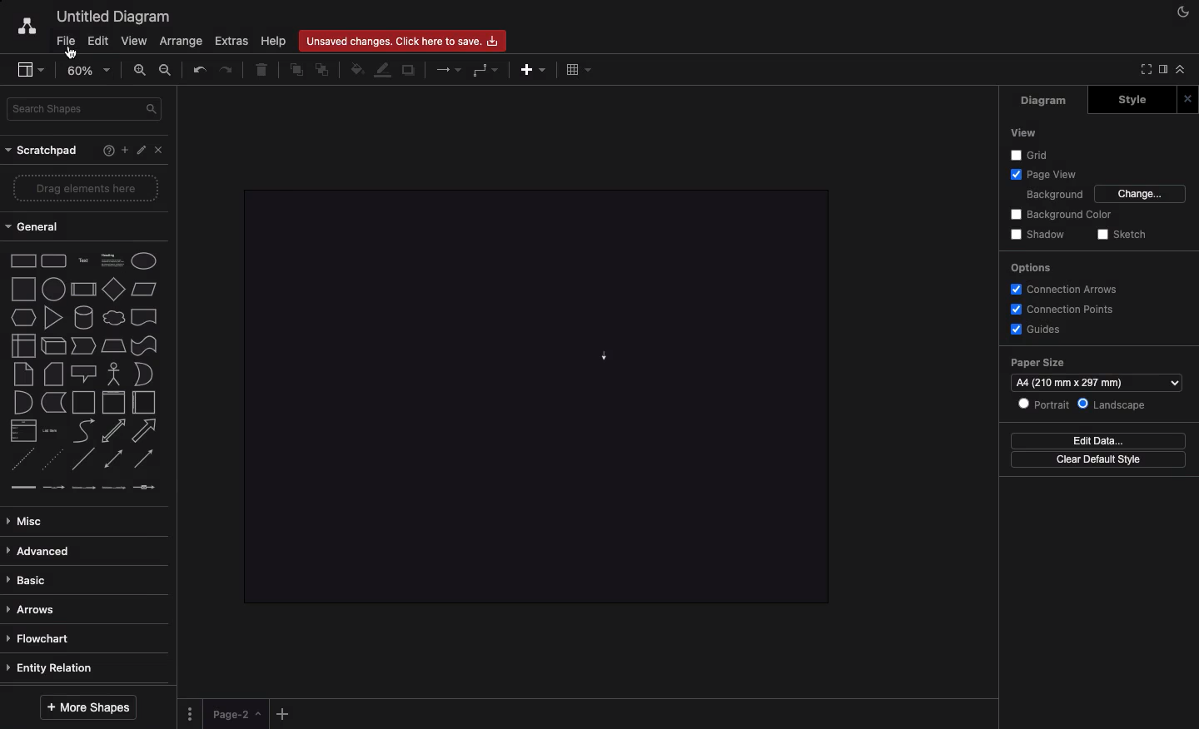 Image resolution: width=1199 pixels, height=729 pixels. Describe the element at coordinates (1097, 364) in the screenshot. I see `Paper size` at that location.